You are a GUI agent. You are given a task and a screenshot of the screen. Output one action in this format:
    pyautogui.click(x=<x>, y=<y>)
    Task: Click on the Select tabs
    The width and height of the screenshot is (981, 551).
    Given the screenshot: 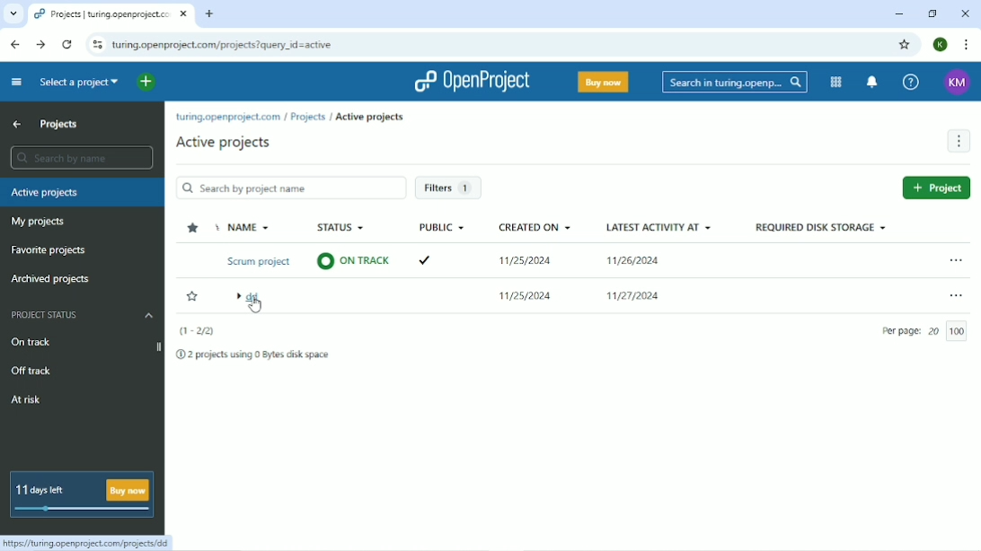 What is the action you would take?
    pyautogui.click(x=13, y=13)
    